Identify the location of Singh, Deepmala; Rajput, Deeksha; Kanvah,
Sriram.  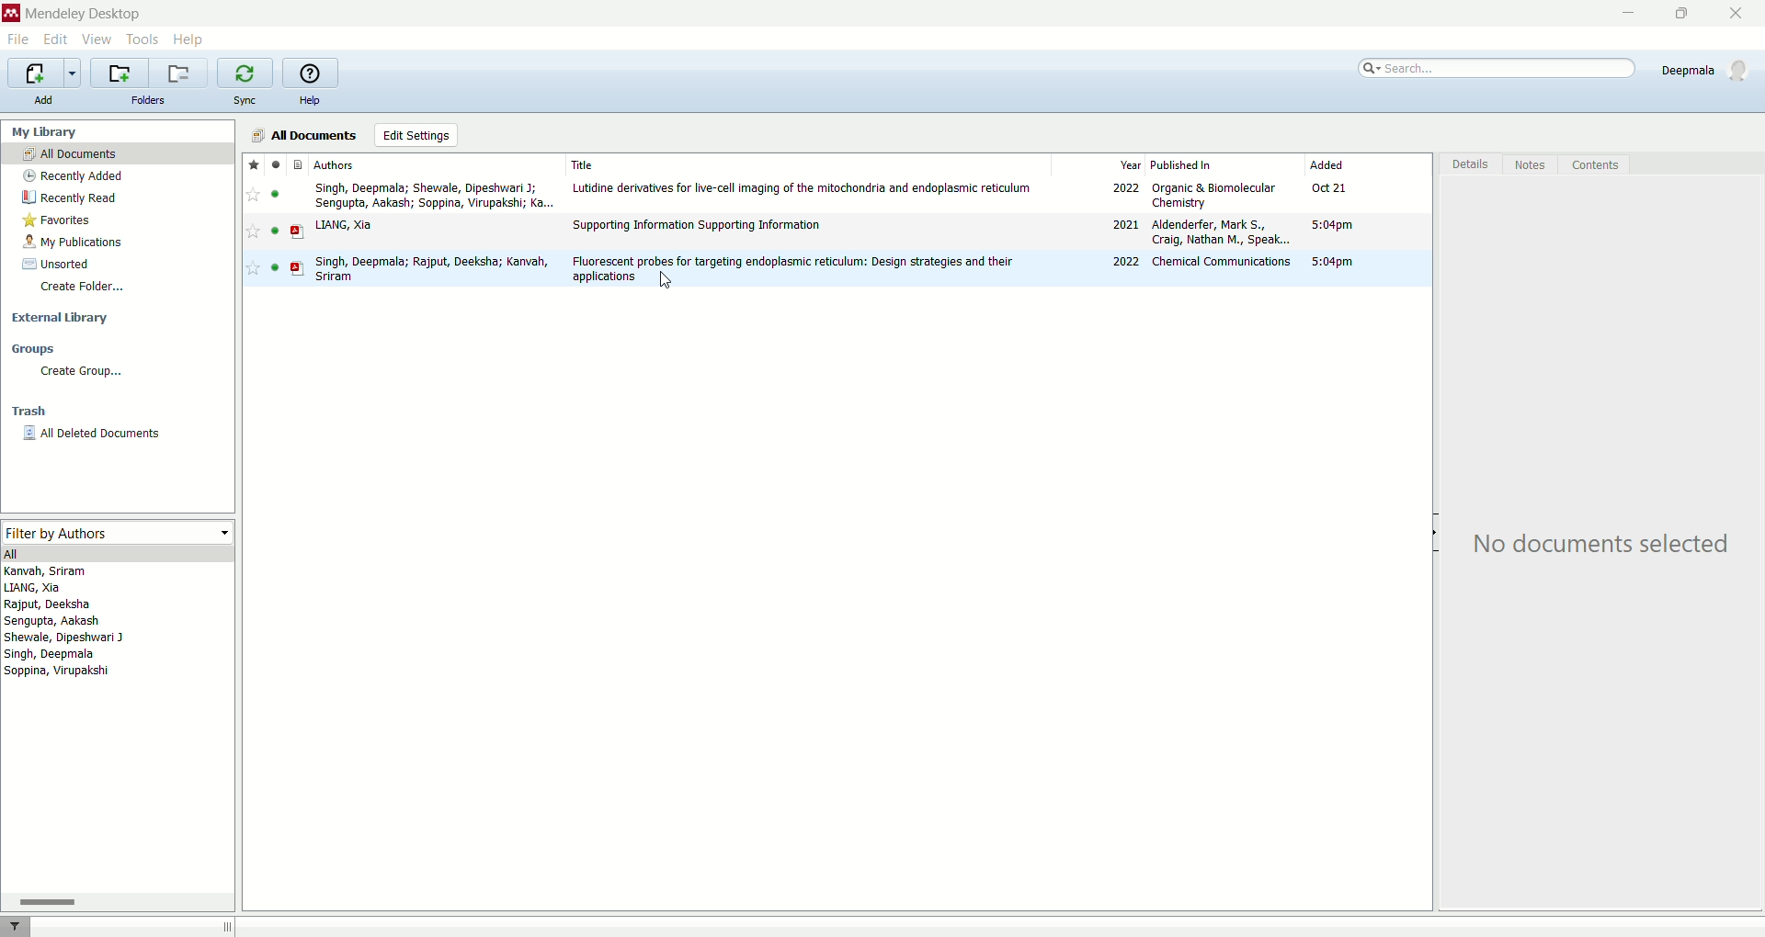
(430, 270).